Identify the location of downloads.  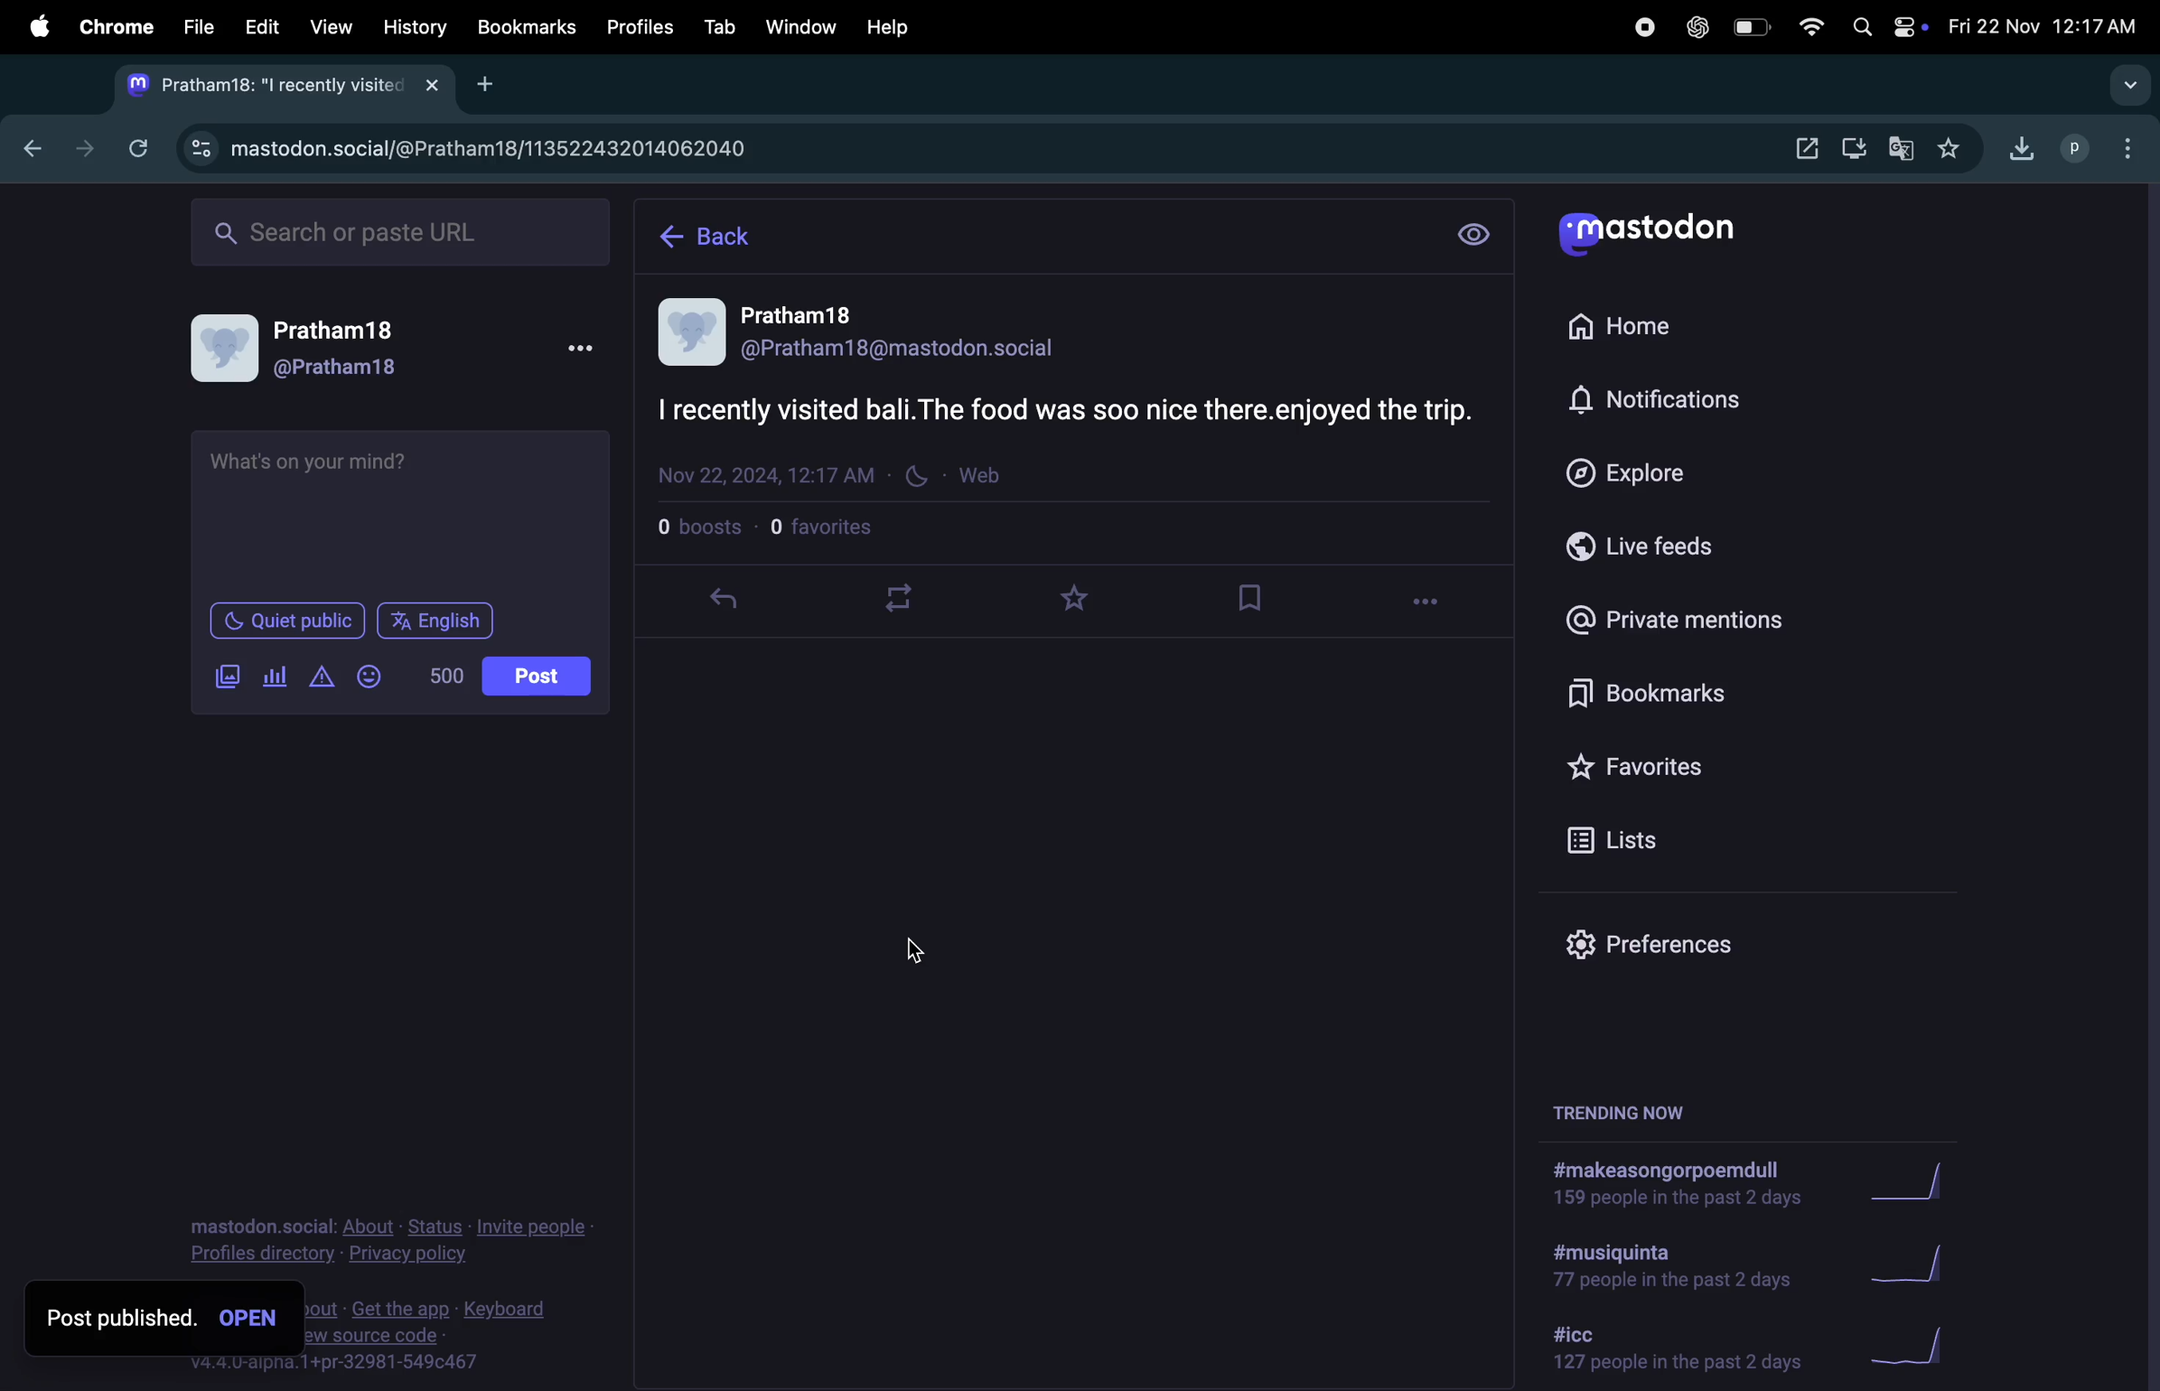
(2015, 153).